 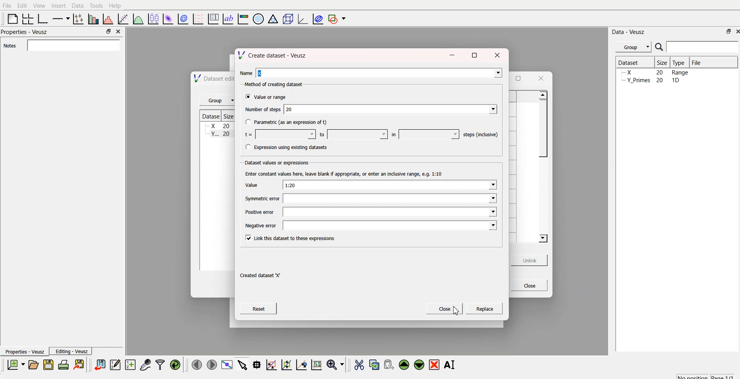 What do you see at coordinates (106, 31) in the screenshot?
I see `maximize` at bounding box center [106, 31].